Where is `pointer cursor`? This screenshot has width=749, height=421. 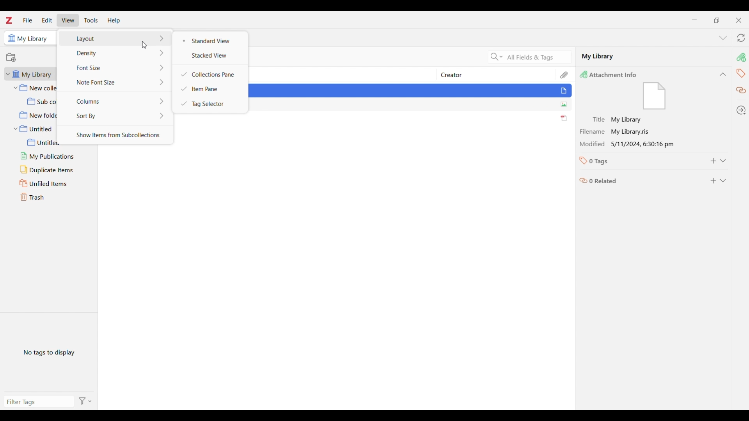
pointer cursor is located at coordinates (144, 42).